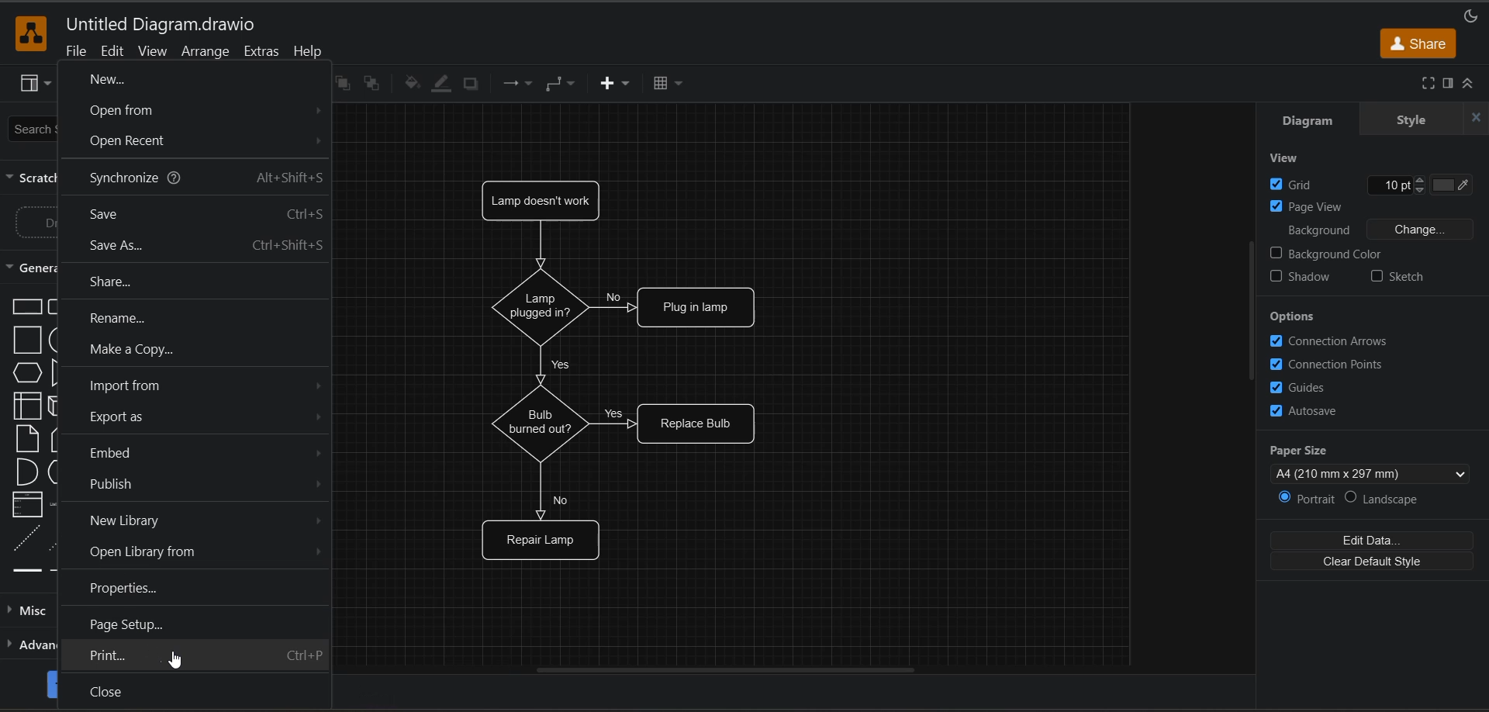  I want to click on appearance, so click(1466, 16).